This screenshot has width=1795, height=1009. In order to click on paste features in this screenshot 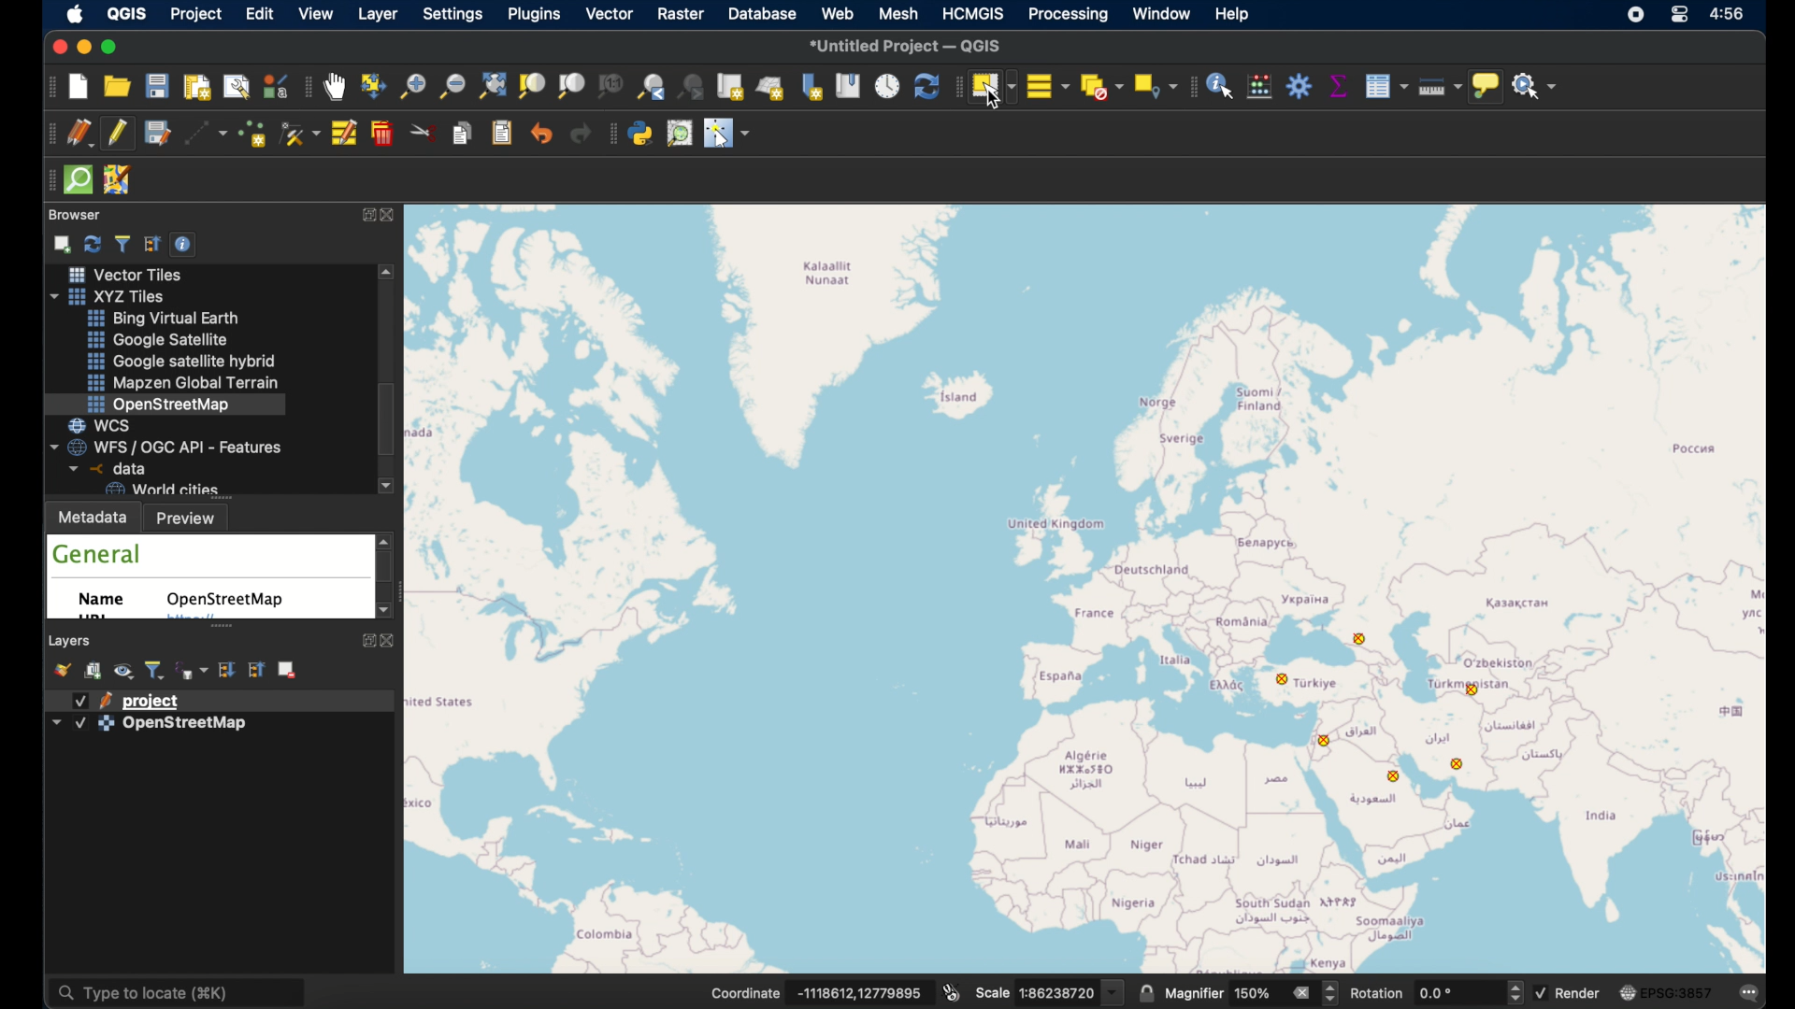, I will do `click(504, 135)`.